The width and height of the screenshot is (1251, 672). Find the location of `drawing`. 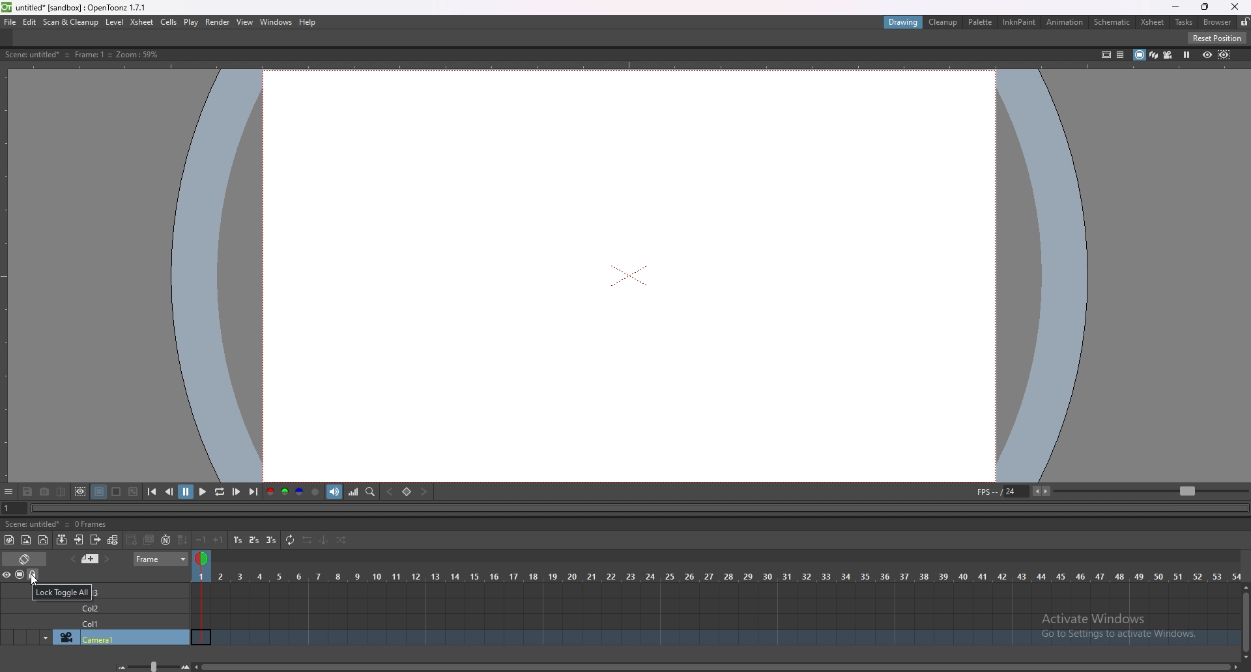

drawing is located at coordinates (904, 23).